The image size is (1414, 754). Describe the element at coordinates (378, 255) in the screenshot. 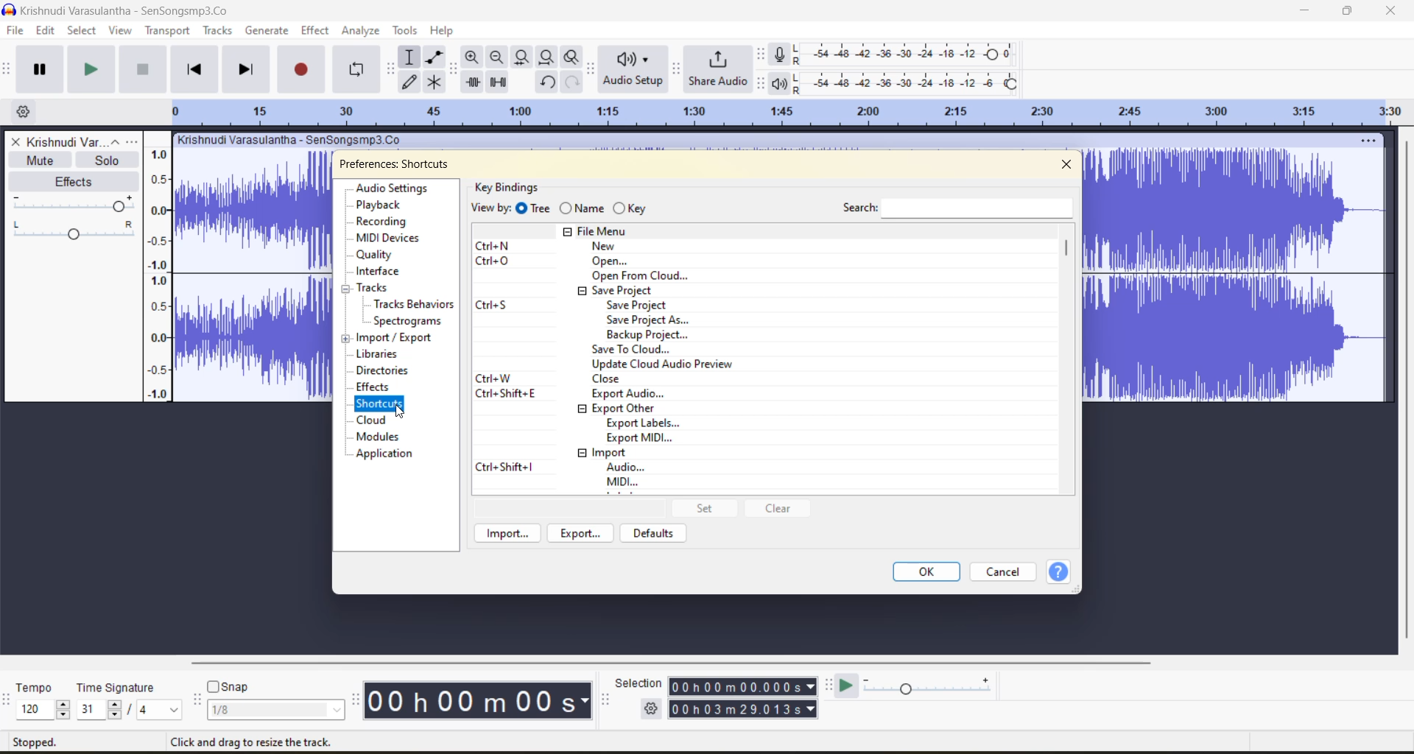

I see `quality` at that location.